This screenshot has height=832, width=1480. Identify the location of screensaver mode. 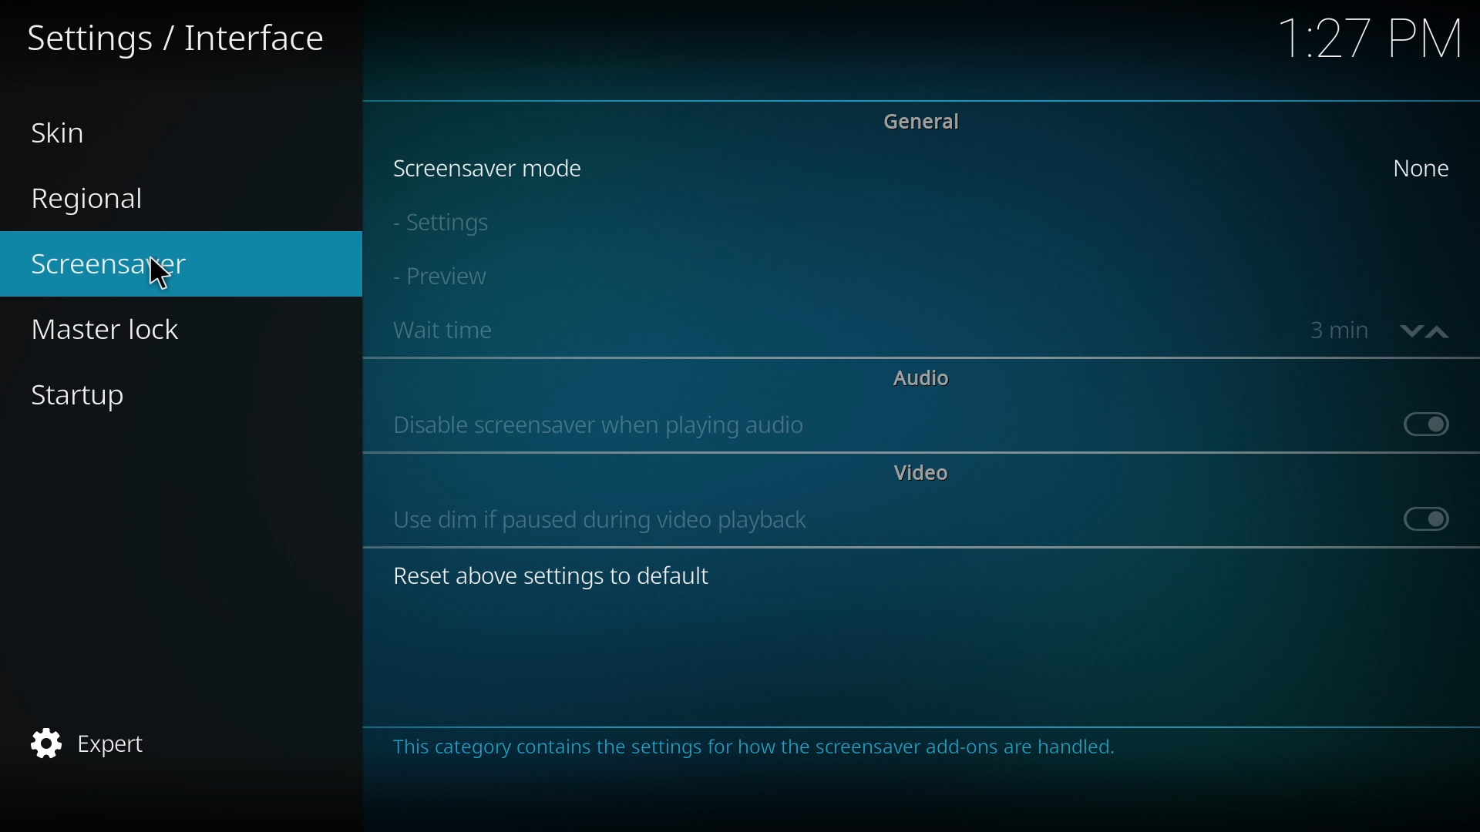
(491, 168).